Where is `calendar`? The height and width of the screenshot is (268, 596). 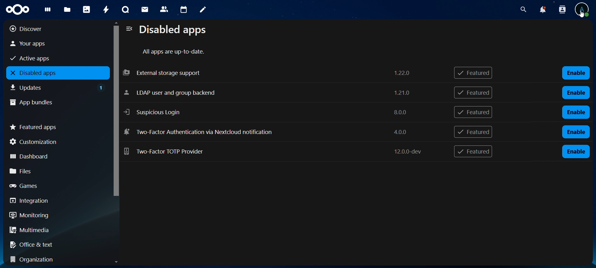 calendar is located at coordinates (184, 10).